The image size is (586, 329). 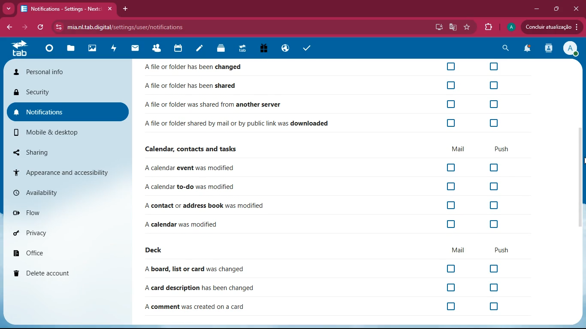 I want to click on off, so click(x=450, y=224).